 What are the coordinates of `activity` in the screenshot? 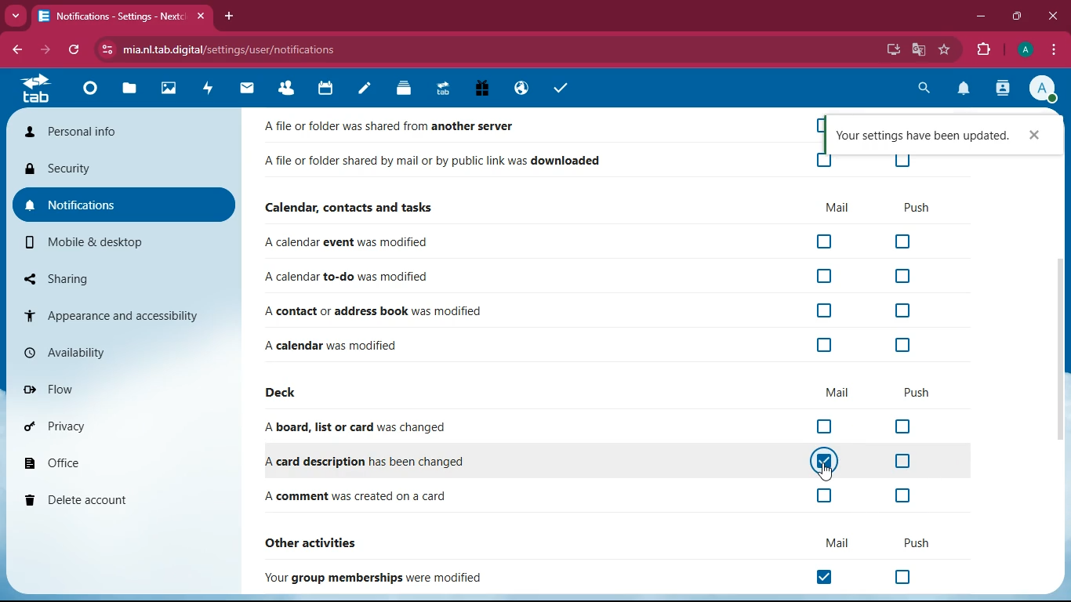 It's located at (209, 88).